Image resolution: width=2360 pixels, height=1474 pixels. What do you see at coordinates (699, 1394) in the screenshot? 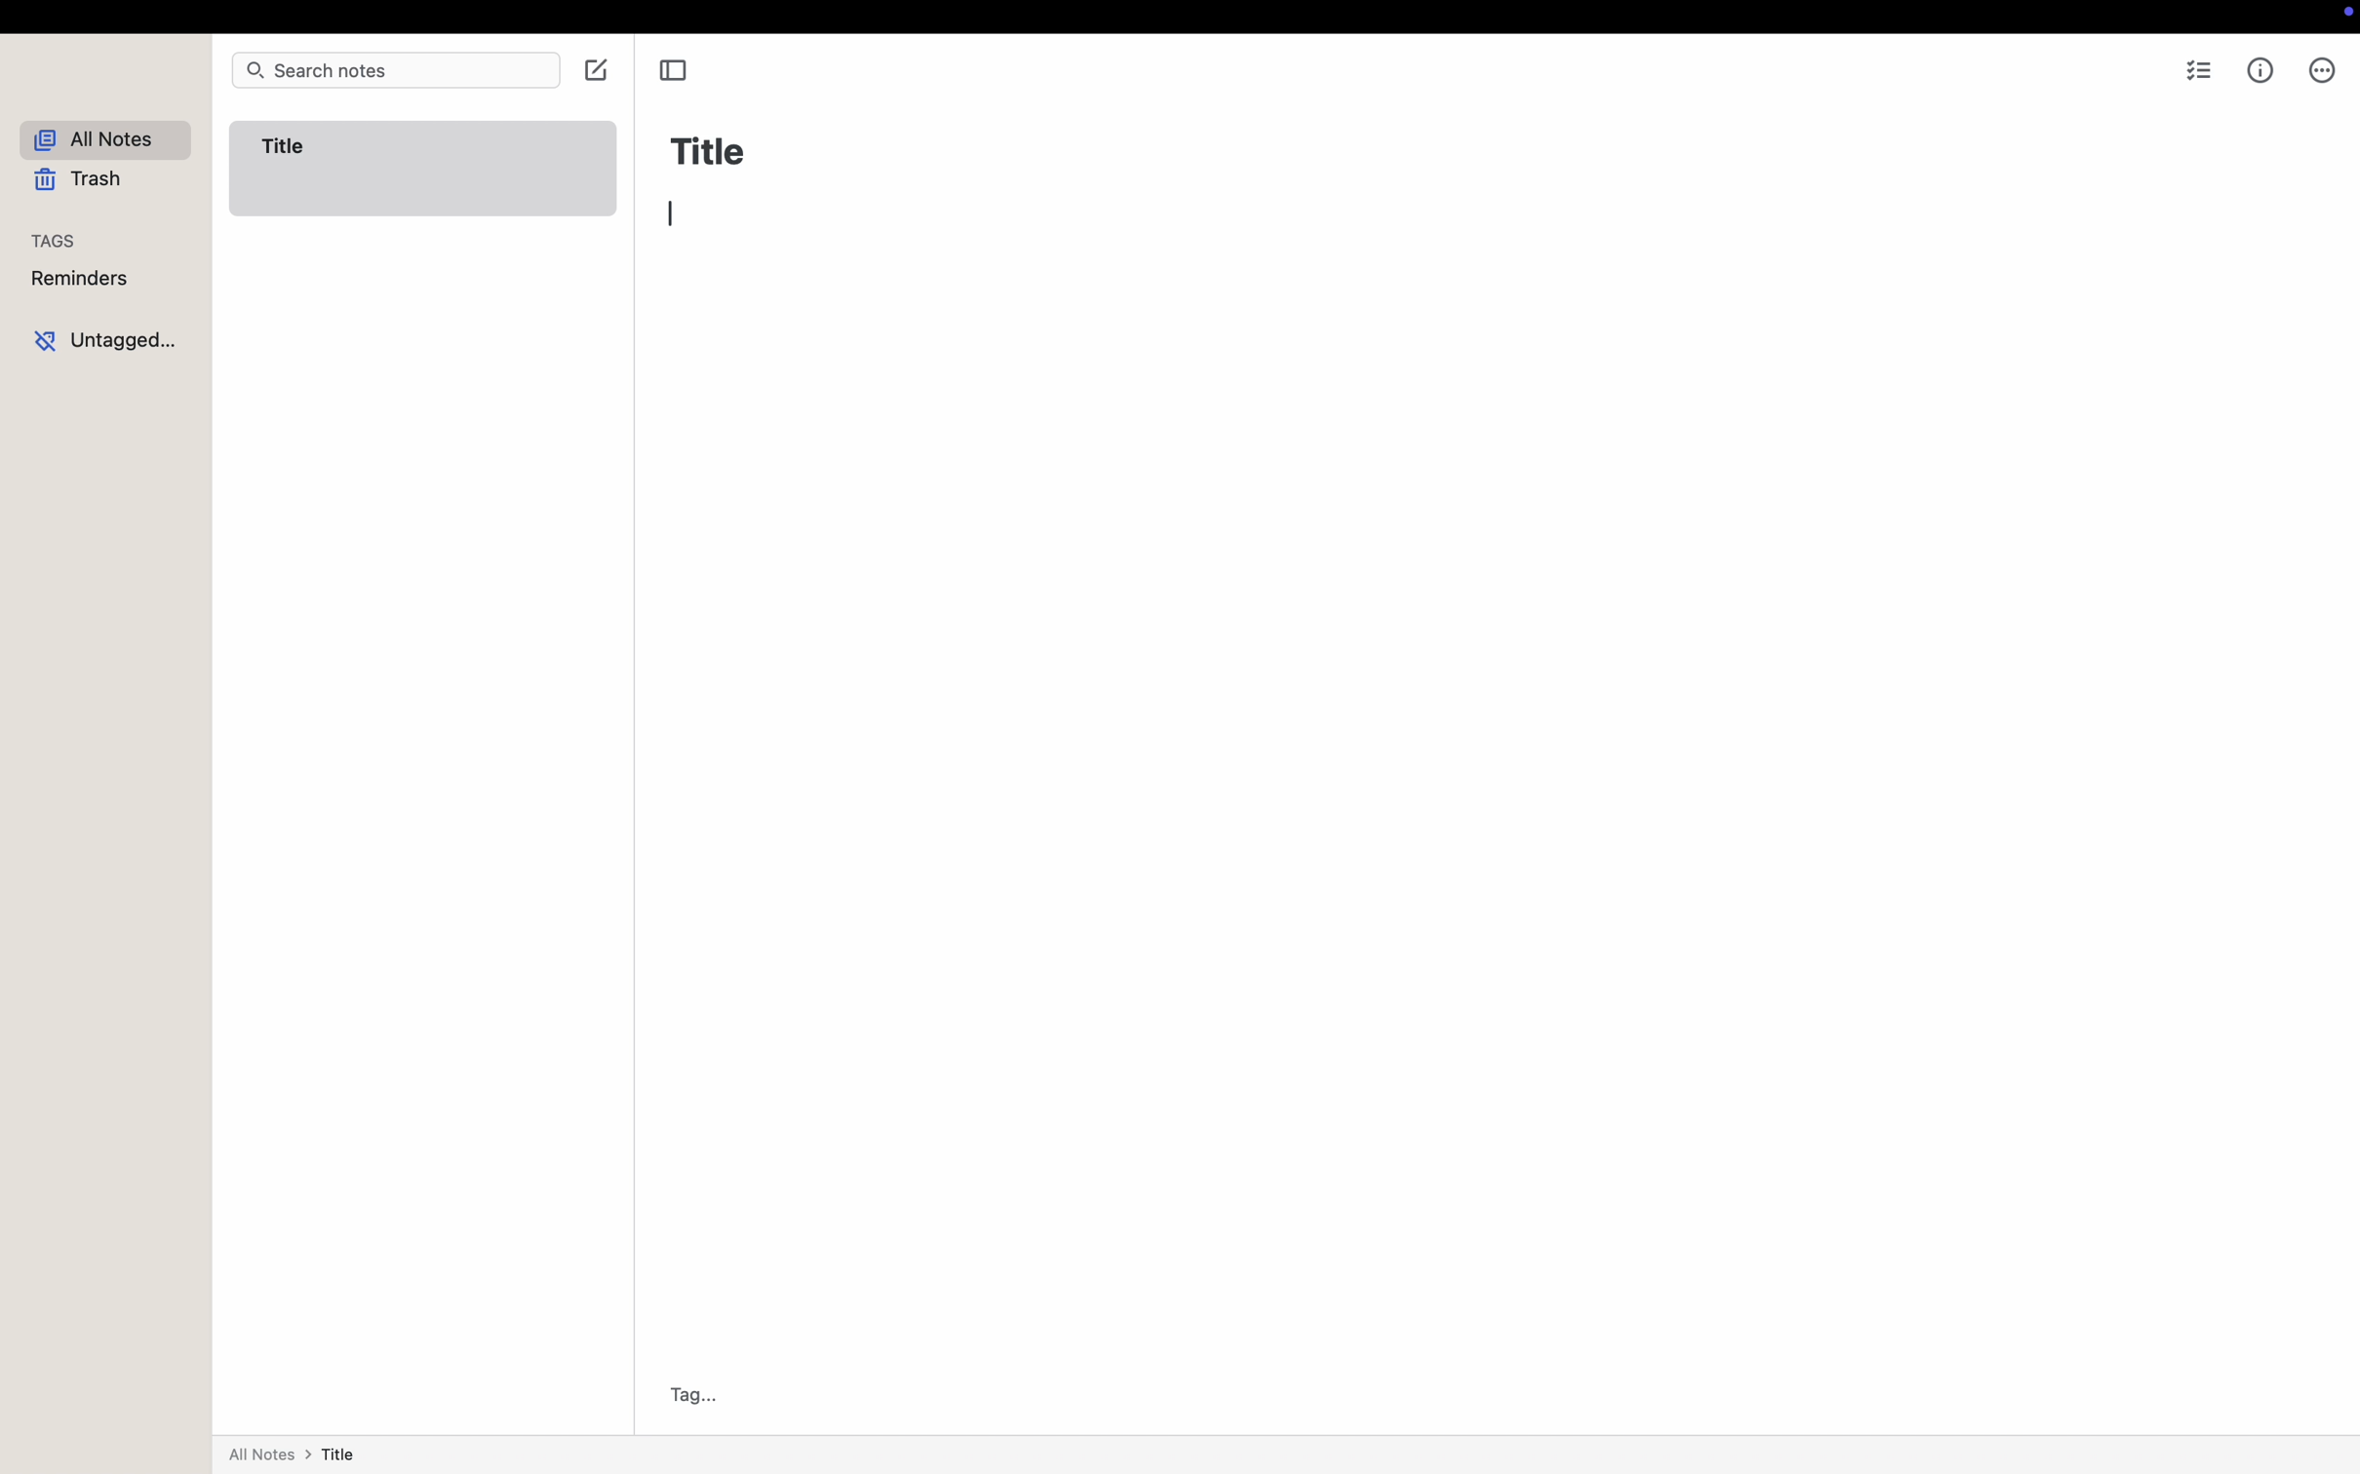
I see `Tag...` at bounding box center [699, 1394].